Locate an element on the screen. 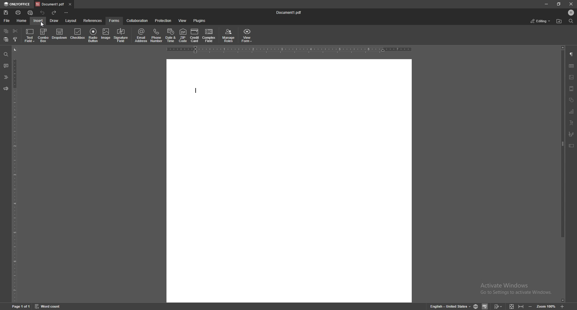 Image resolution: width=577 pixels, height=310 pixels. fit to width is located at coordinates (521, 306).